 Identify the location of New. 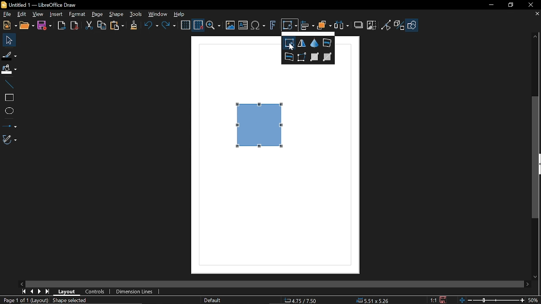
(9, 25).